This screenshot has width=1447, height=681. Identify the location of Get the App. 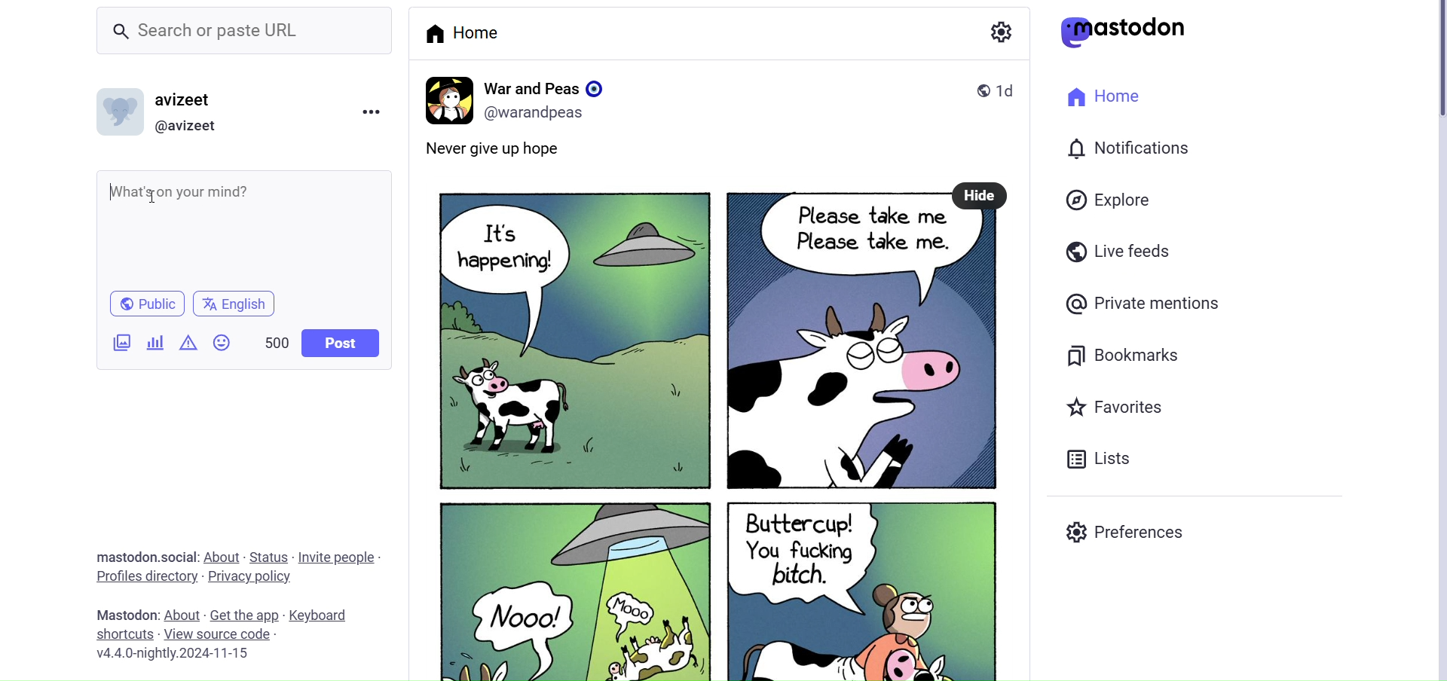
(246, 614).